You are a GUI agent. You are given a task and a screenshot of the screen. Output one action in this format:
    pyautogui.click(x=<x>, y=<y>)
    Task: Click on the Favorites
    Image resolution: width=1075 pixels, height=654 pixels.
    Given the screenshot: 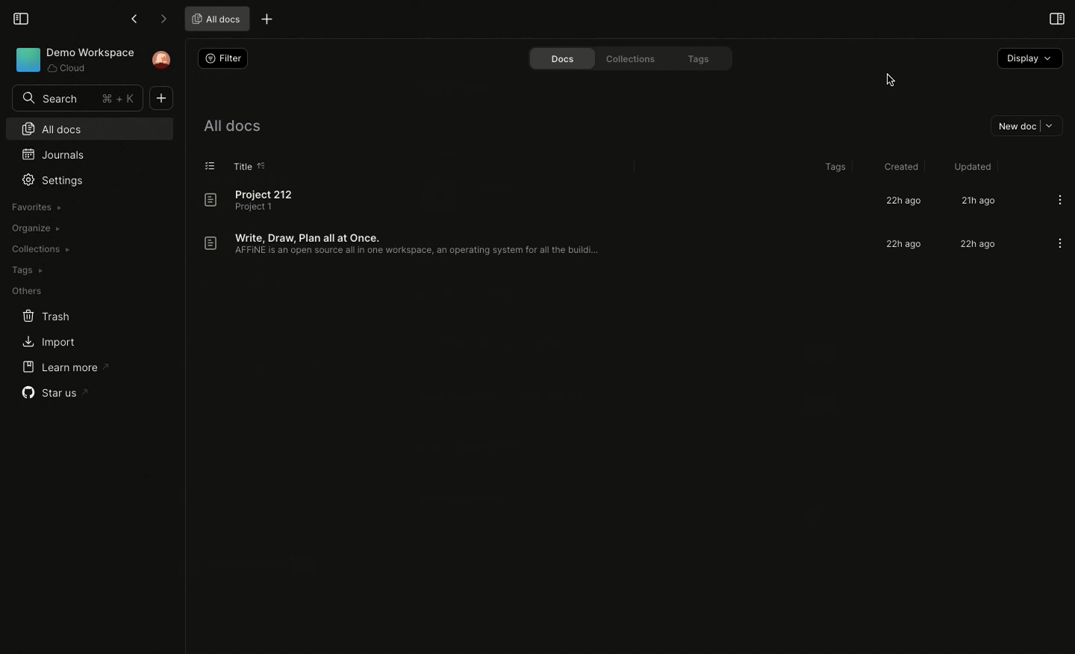 What is the action you would take?
    pyautogui.click(x=37, y=206)
    